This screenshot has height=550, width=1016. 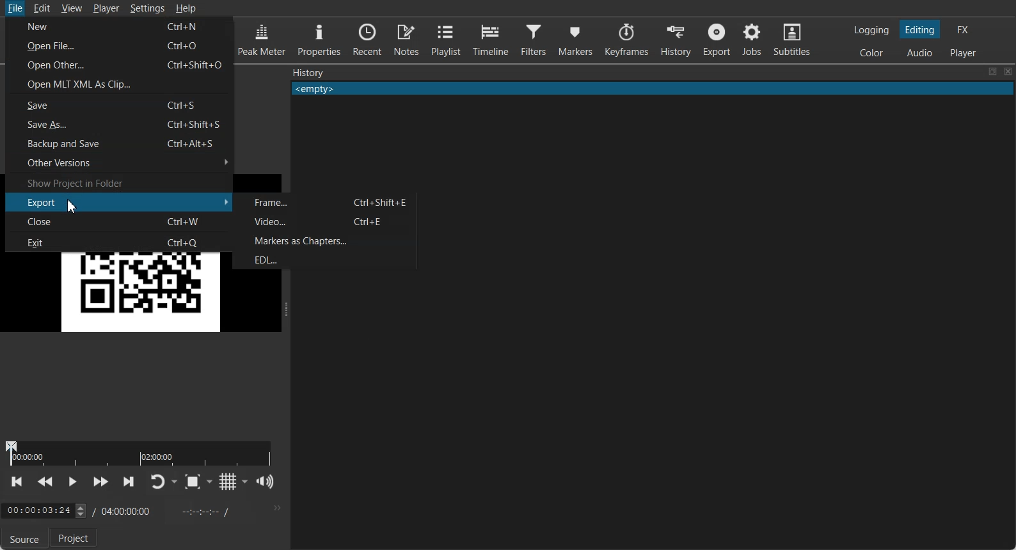 I want to click on Drop down box, so click(x=175, y=482).